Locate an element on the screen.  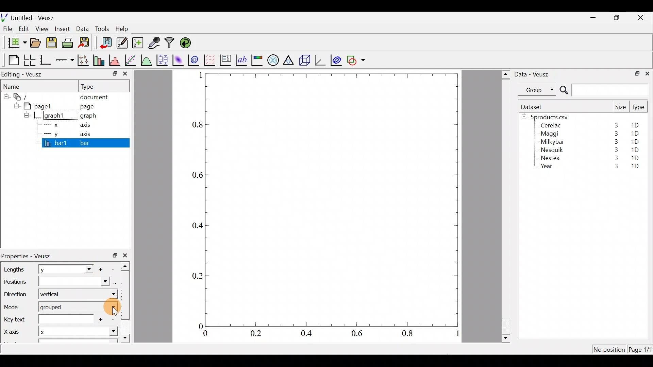
x is located at coordinates (53, 125).